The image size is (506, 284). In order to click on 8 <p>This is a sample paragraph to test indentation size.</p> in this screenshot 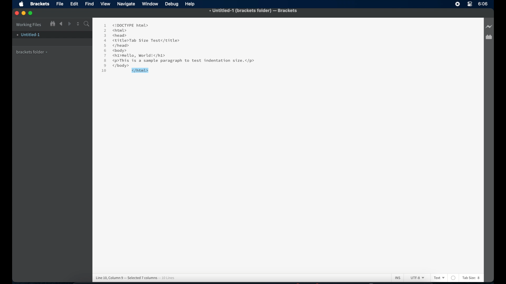, I will do `click(181, 61)`.